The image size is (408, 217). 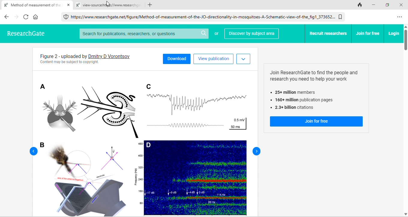 What do you see at coordinates (216, 35) in the screenshot?
I see `or` at bounding box center [216, 35].